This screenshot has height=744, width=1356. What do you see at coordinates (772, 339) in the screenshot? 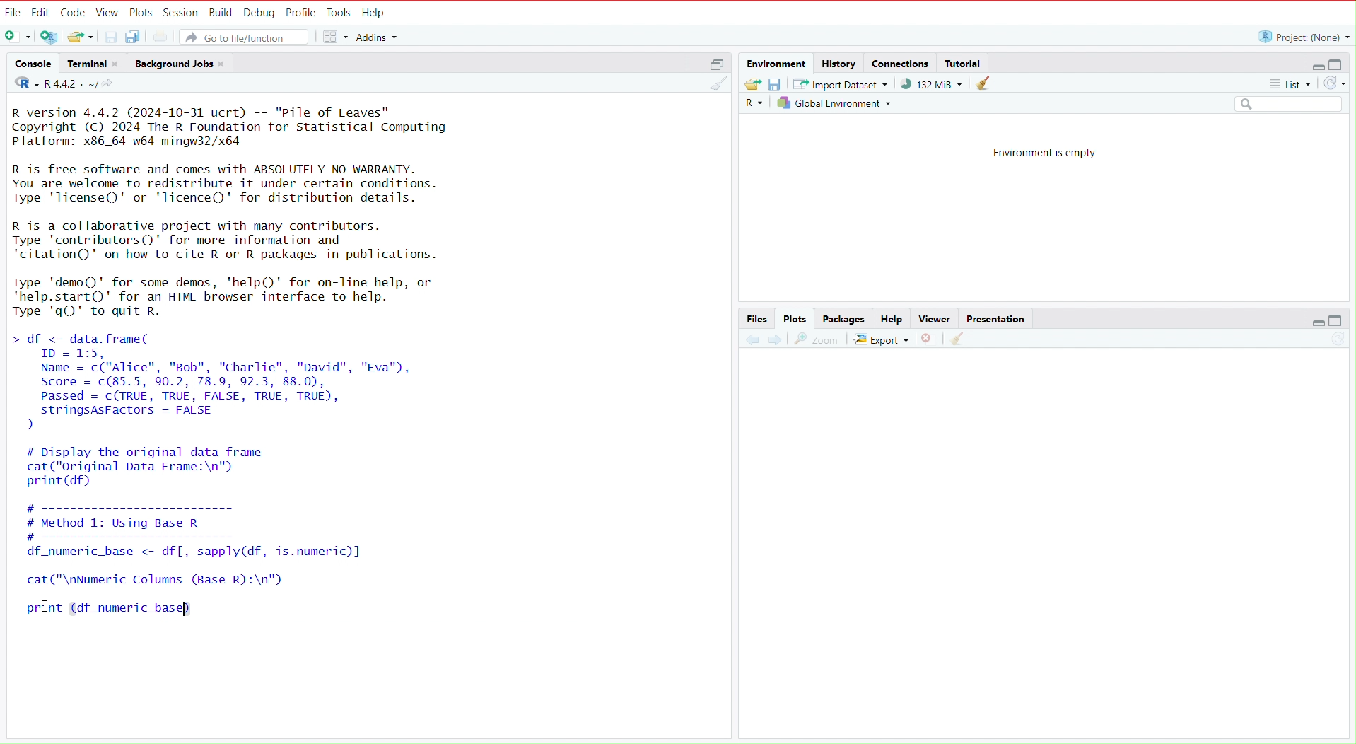
I see `next plot` at bounding box center [772, 339].